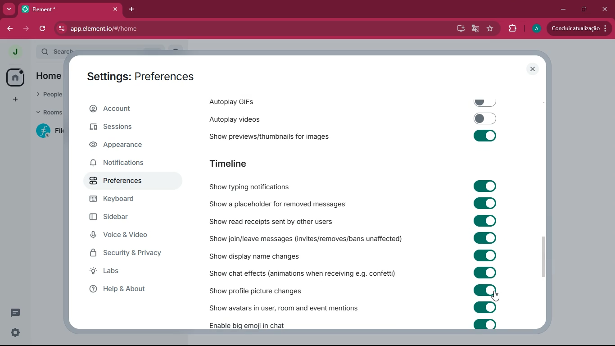  What do you see at coordinates (14, 101) in the screenshot?
I see `add` at bounding box center [14, 101].